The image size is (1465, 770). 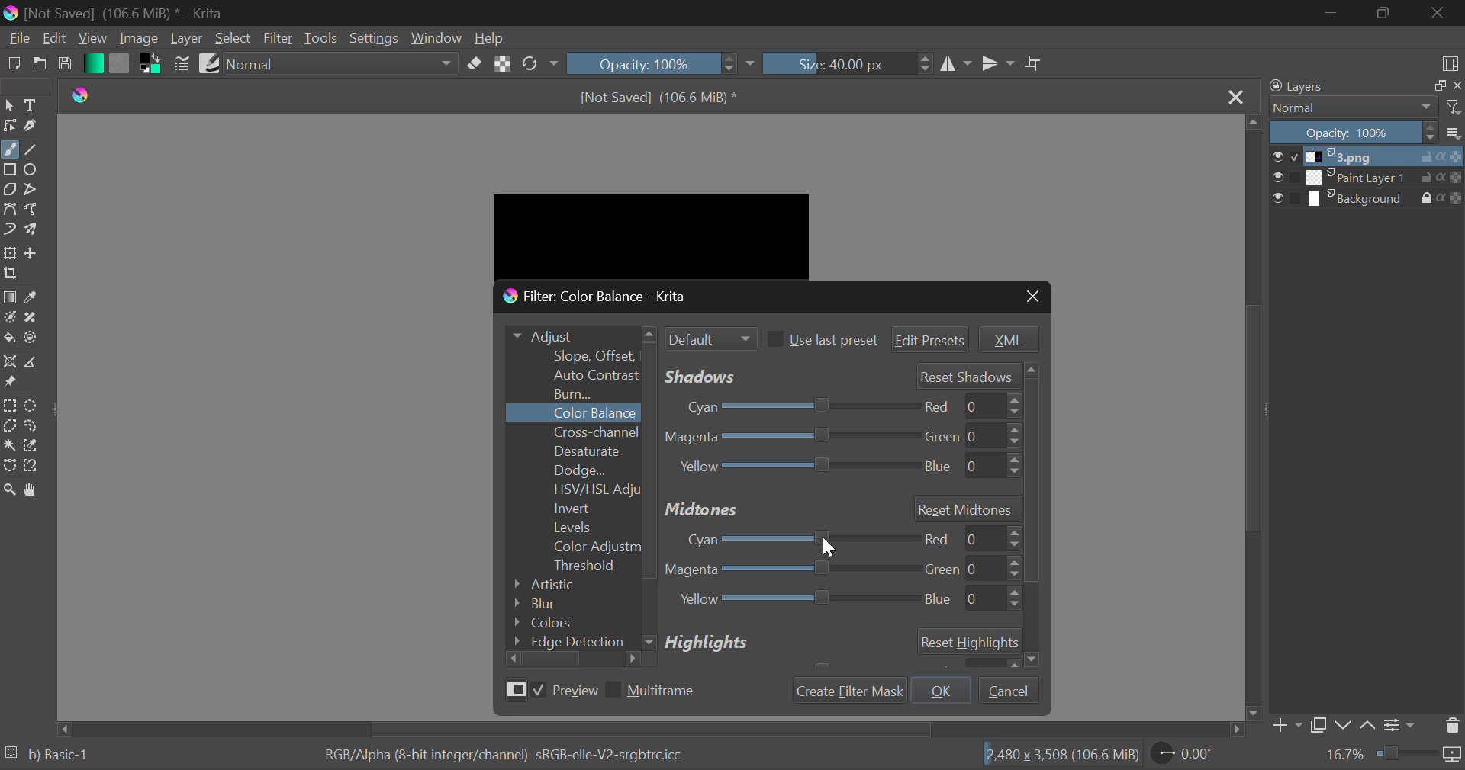 I want to click on Similar Color Selector, so click(x=35, y=445).